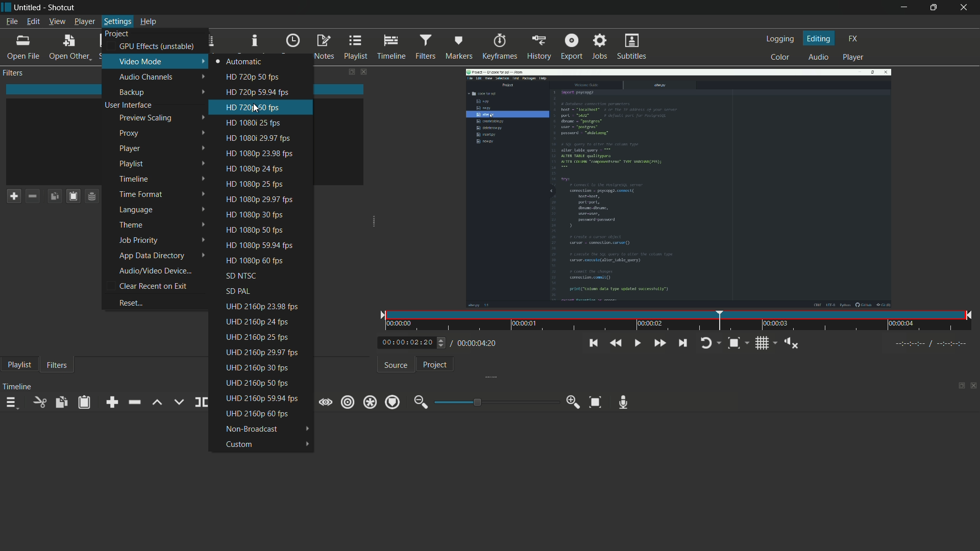  I want to click on add a filter, so click(13, 196).